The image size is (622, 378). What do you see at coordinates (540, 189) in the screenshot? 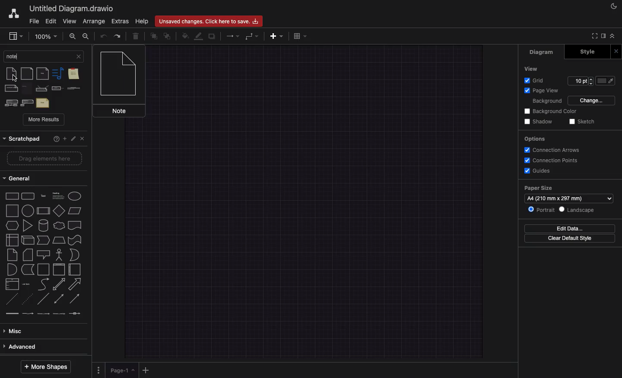
I see `paper size` at bounding box center [540, 189].